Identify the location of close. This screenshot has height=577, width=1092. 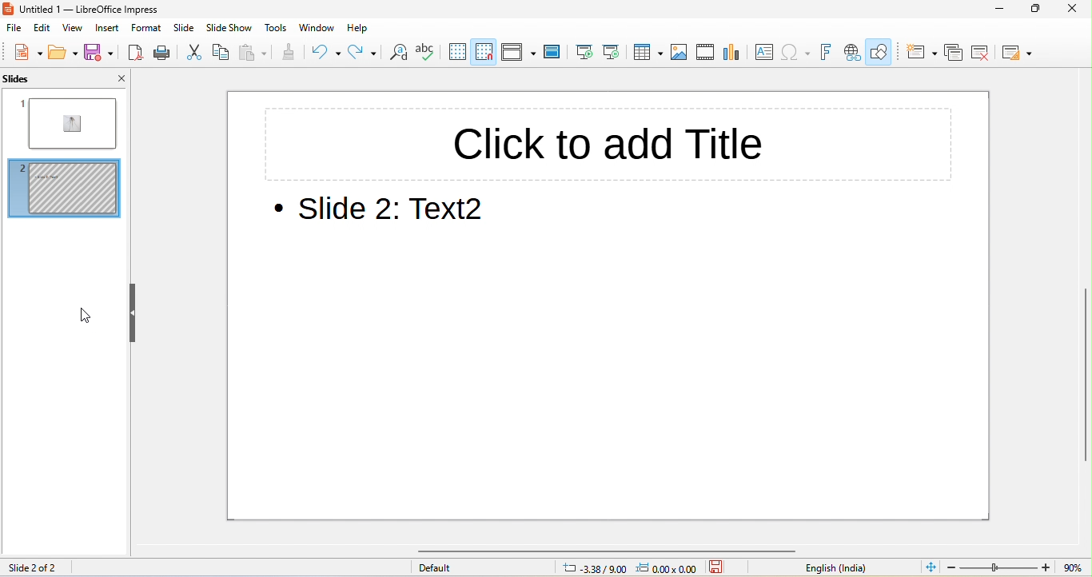
(115, 78).